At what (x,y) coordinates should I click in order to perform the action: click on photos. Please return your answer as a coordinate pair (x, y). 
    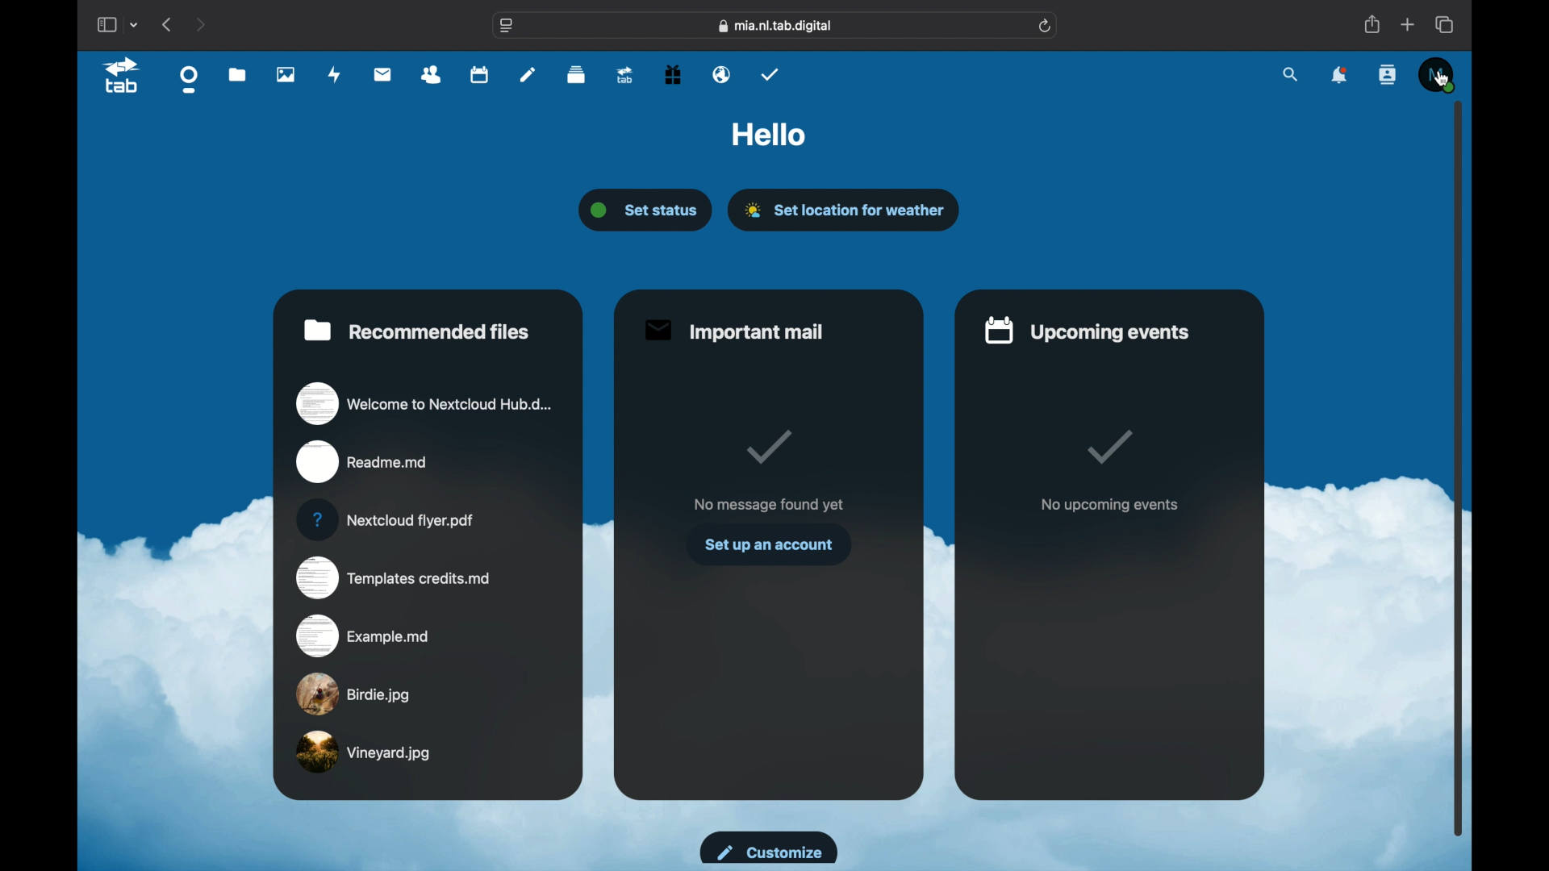
    Looking at the image, I should click on (286, 75).